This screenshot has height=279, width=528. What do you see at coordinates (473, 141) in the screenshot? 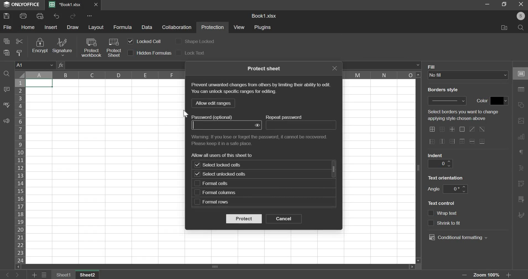
I see `border options` at bounding box center [473, 141].